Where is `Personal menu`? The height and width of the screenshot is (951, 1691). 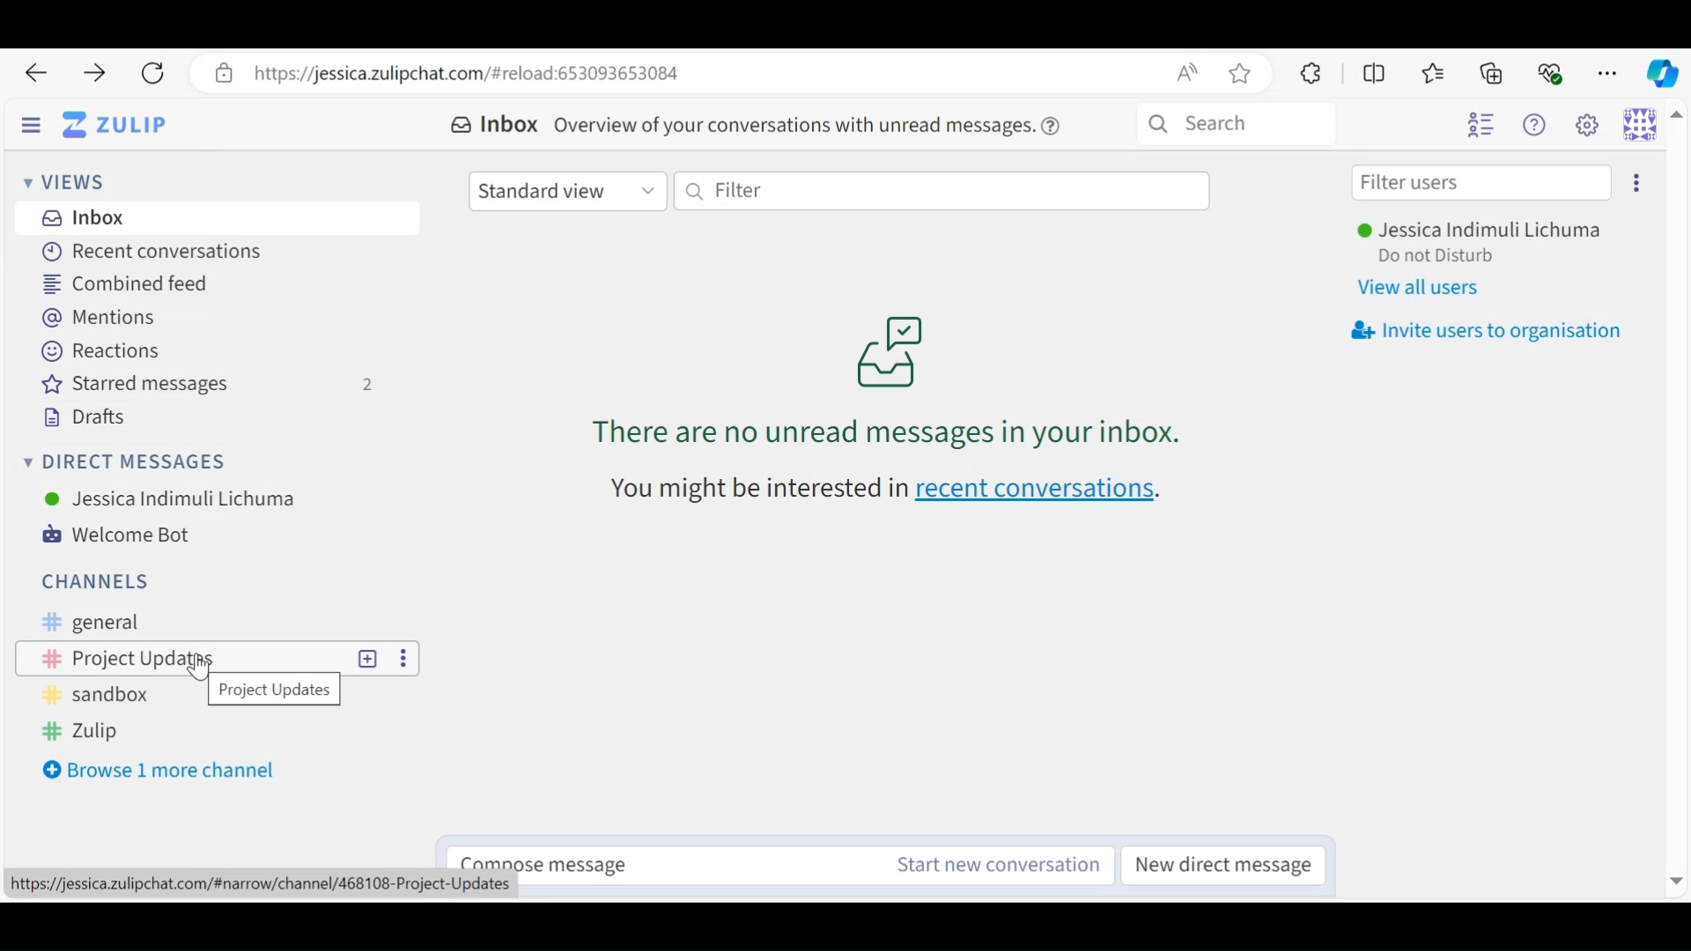 Personal menu is located at coordinates (1640, 123).